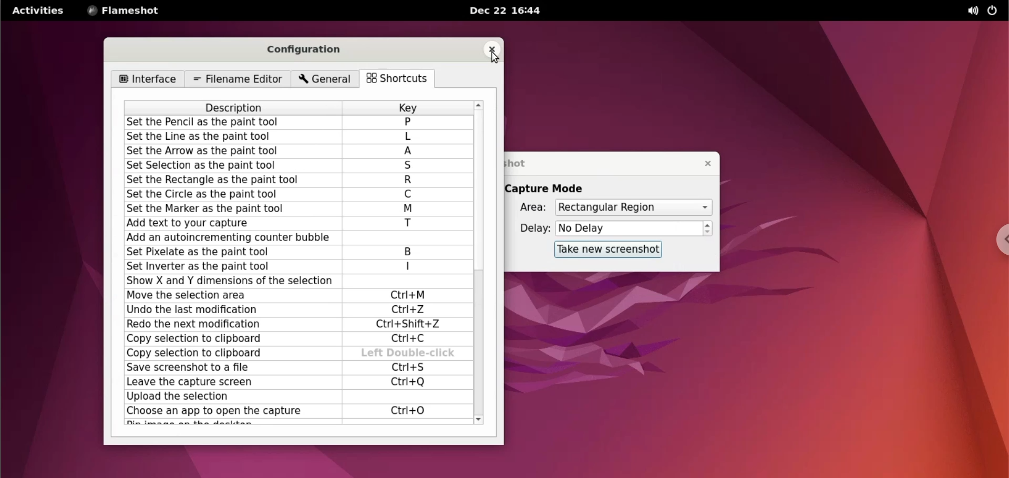 The image size is (1009, 478). Describe the element at coordinates (234, 152) in the screenshot. I see `set the arrow as the paint tool` at that location.